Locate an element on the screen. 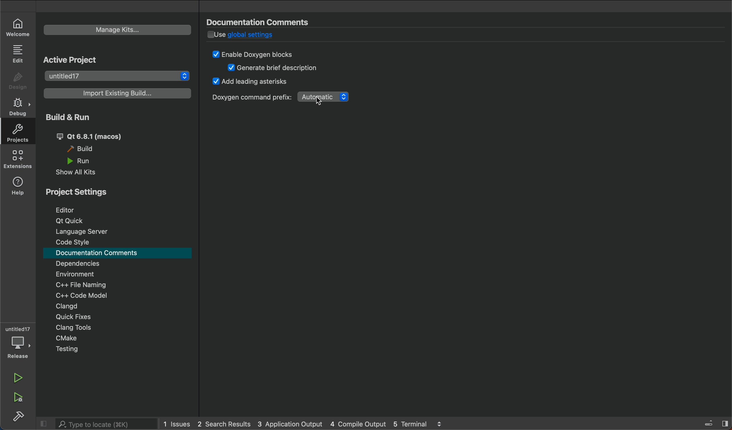 The width and height of the screenshot is (732, 430). manage kits is located at coordinates (118, 30).